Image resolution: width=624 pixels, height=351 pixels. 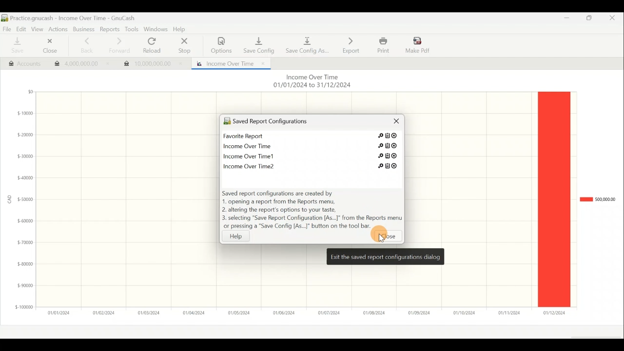 I want to click on Bar, so click(x=554, y=199).